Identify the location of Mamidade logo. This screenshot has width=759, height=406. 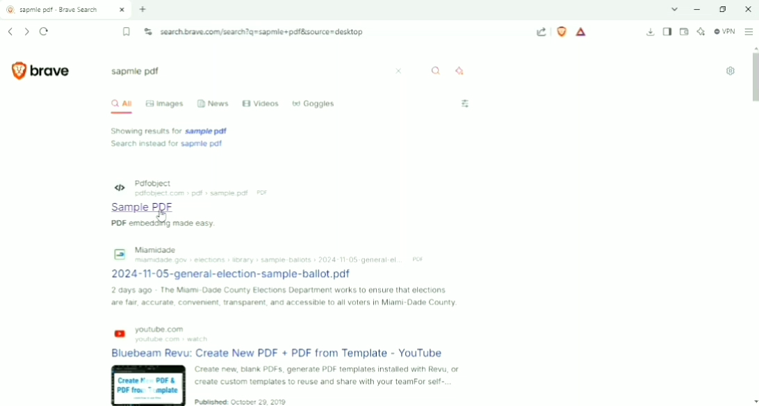
(118, 252).